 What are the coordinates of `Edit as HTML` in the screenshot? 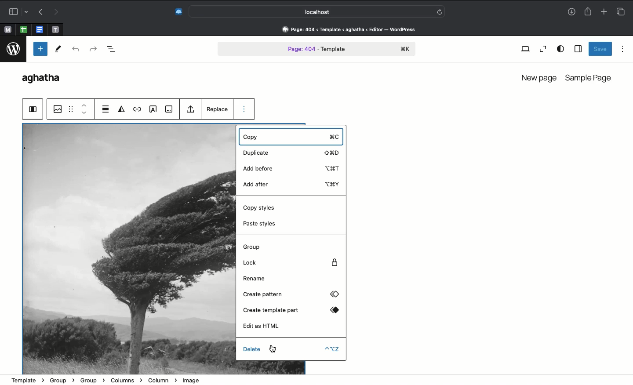 It's located at (264, 327).